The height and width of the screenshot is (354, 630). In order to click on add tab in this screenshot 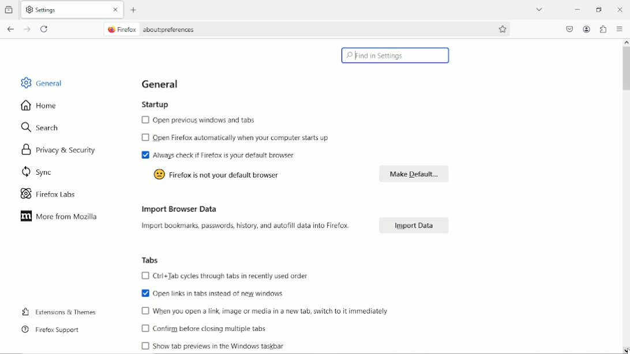, I will do `click(137, 8)`.